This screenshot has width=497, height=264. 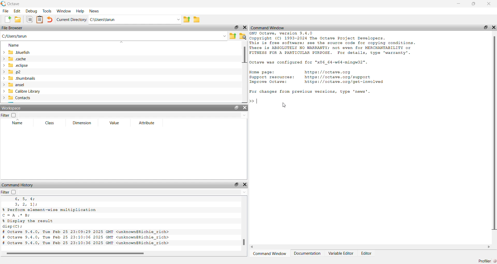 What do you see at coordinates (30, 19) in the screenshot?
I see `Documents` at bounding box center [30, 19].